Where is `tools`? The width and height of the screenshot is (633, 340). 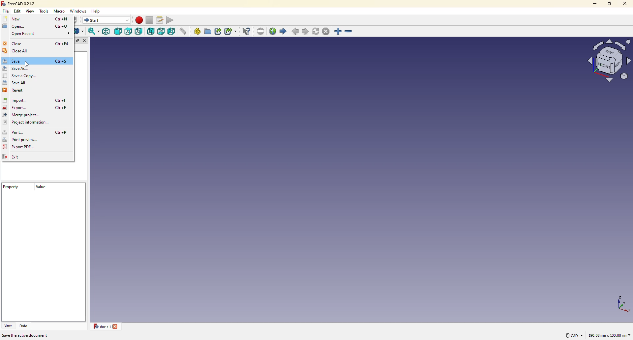
tools is located at coordinates (45, 11).